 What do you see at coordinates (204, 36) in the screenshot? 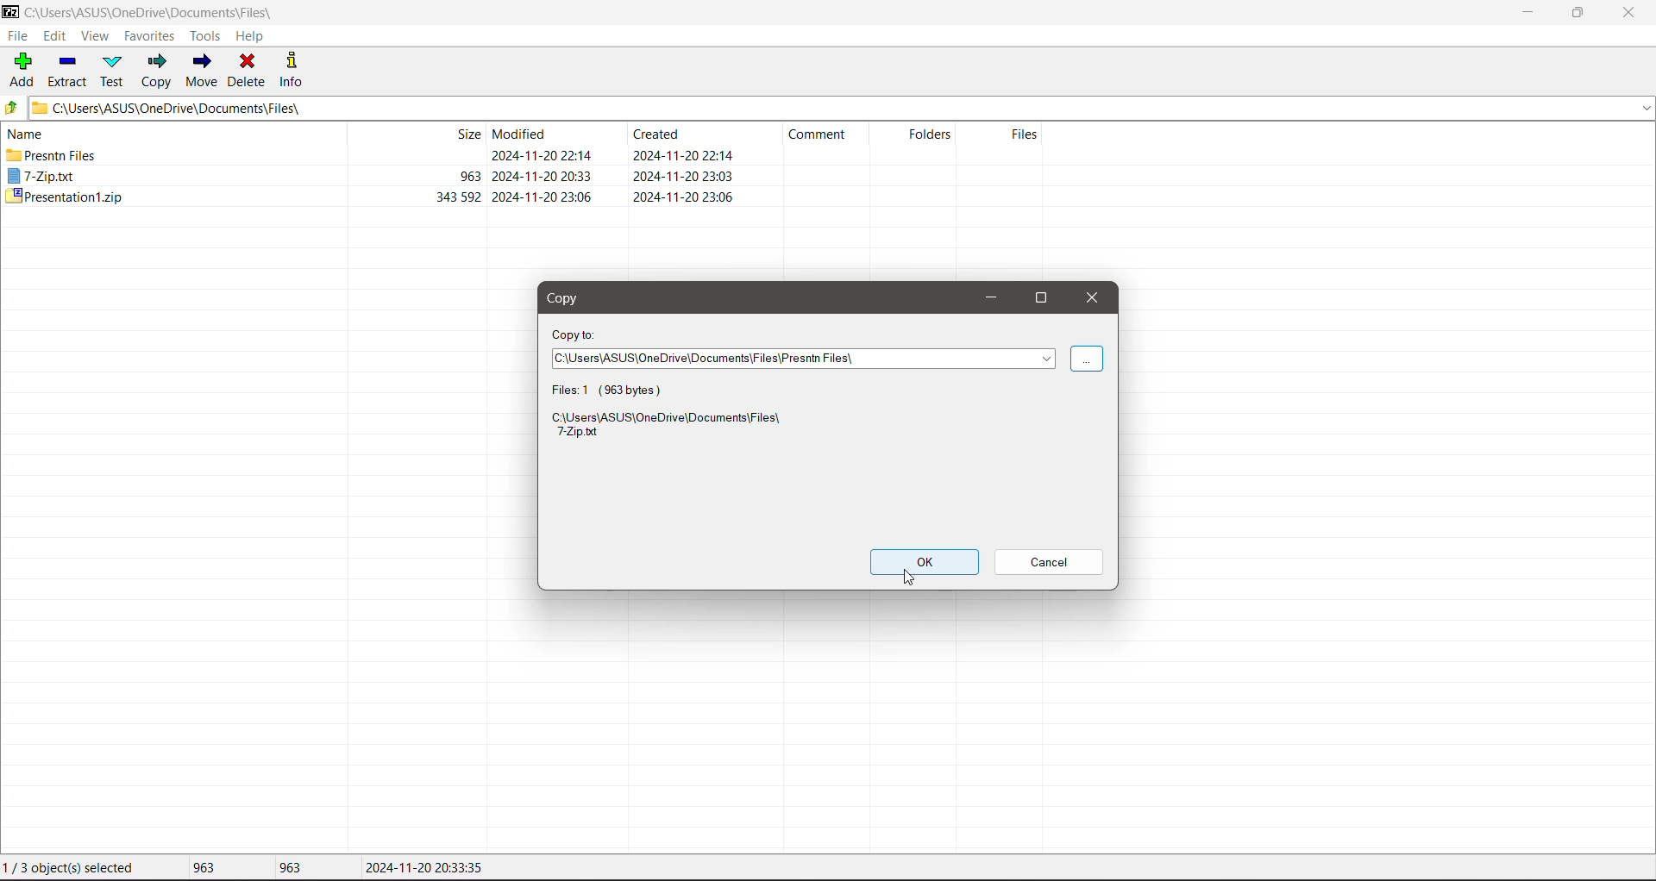
I see `Tools` at bounding box center [204, 36].